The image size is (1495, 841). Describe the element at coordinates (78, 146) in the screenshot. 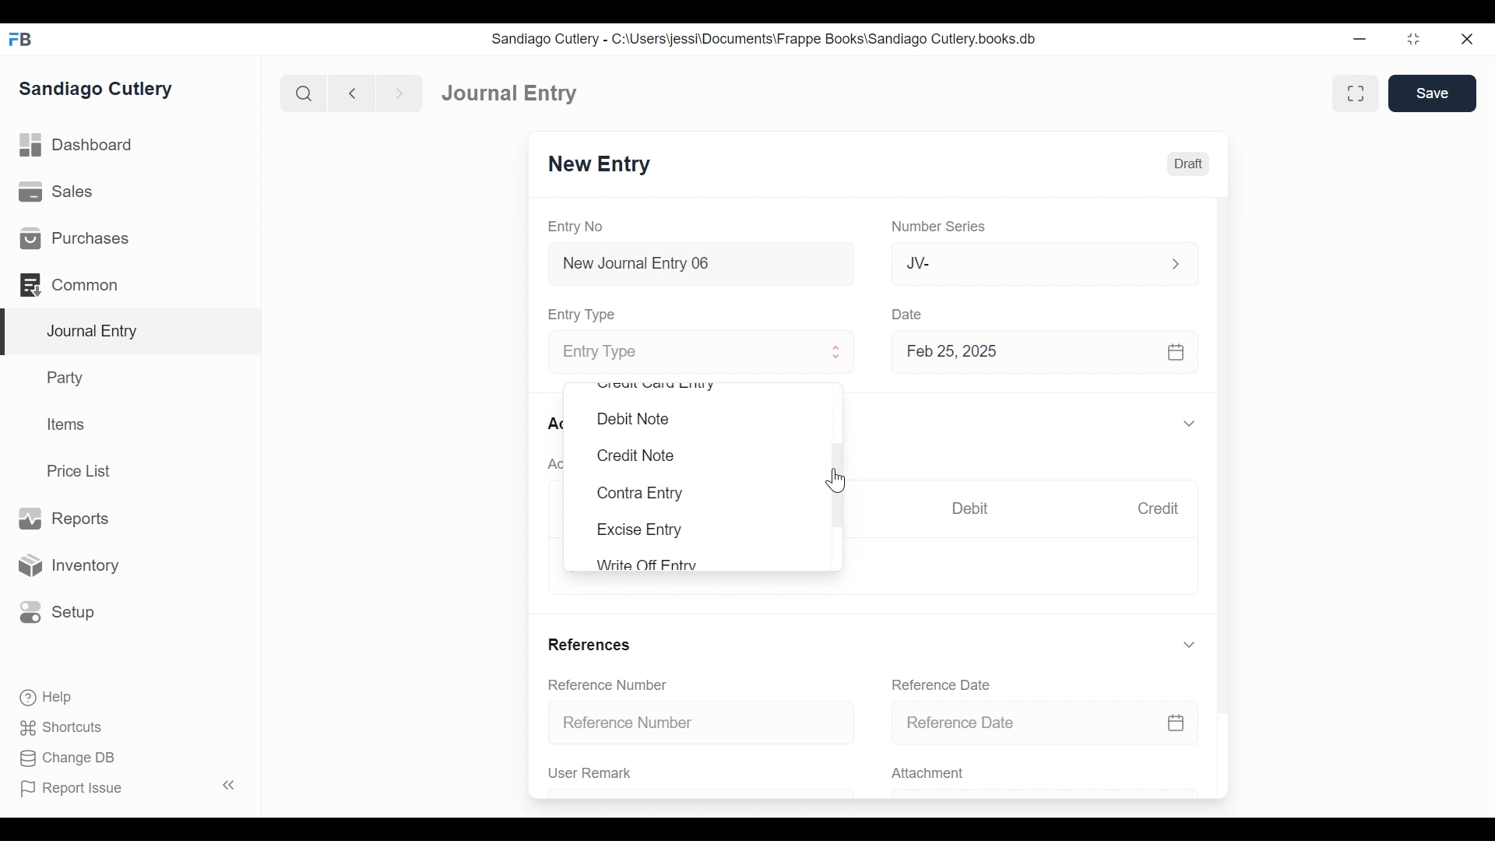

I see `Dashboard` at that location.